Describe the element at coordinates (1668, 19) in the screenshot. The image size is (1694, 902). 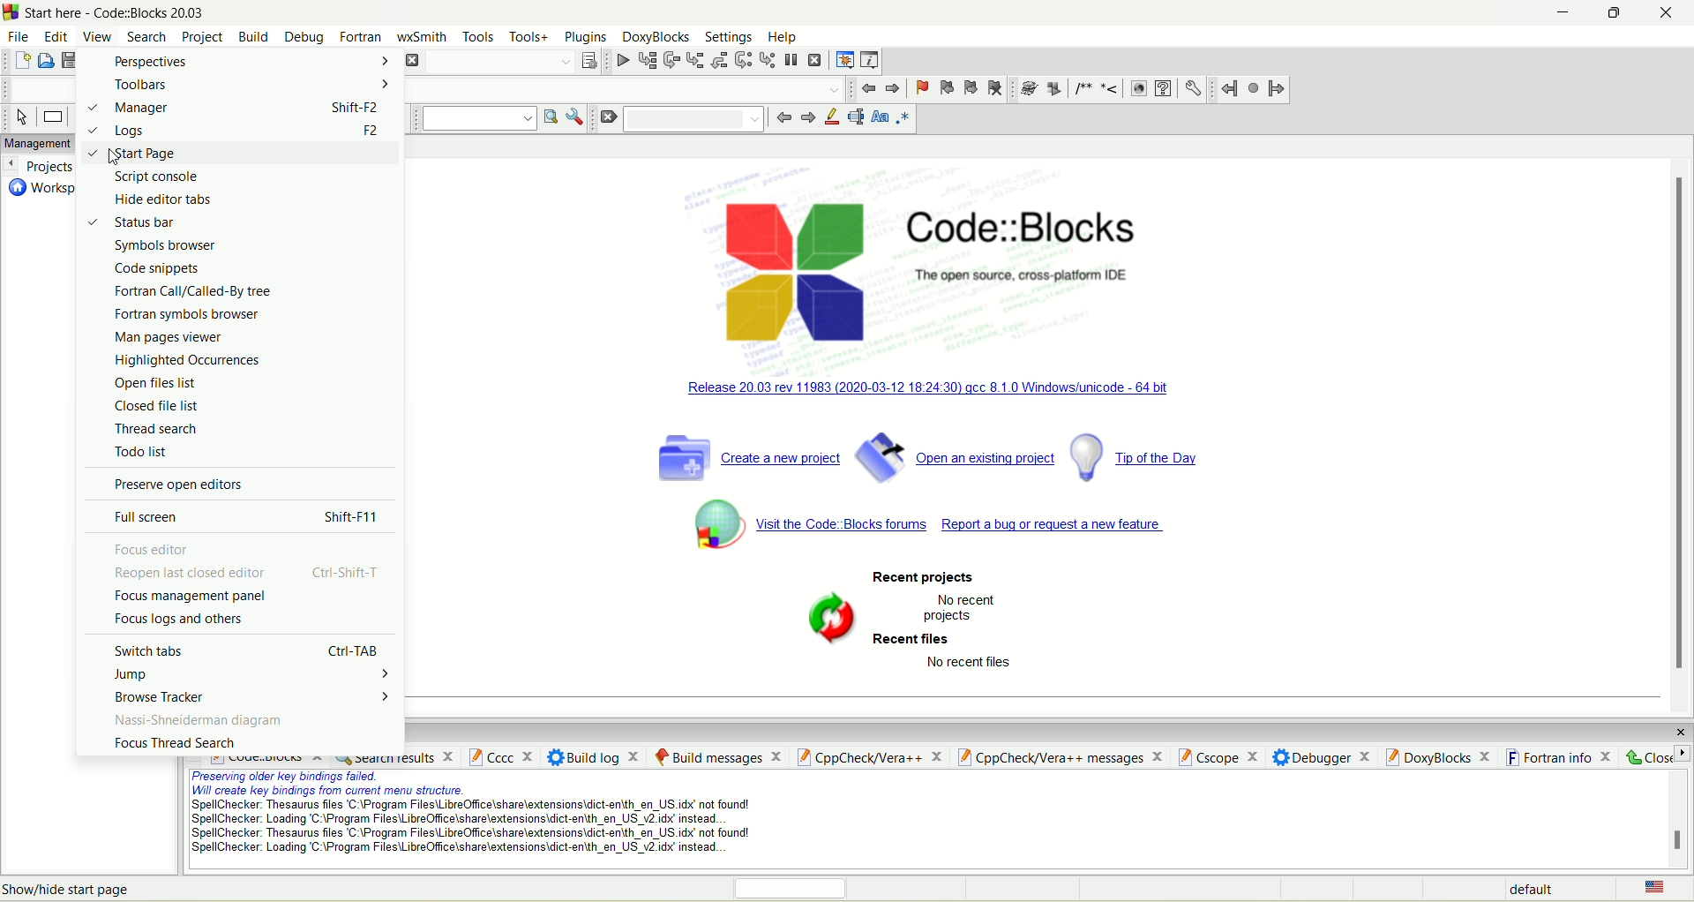
I see `close` at that location.